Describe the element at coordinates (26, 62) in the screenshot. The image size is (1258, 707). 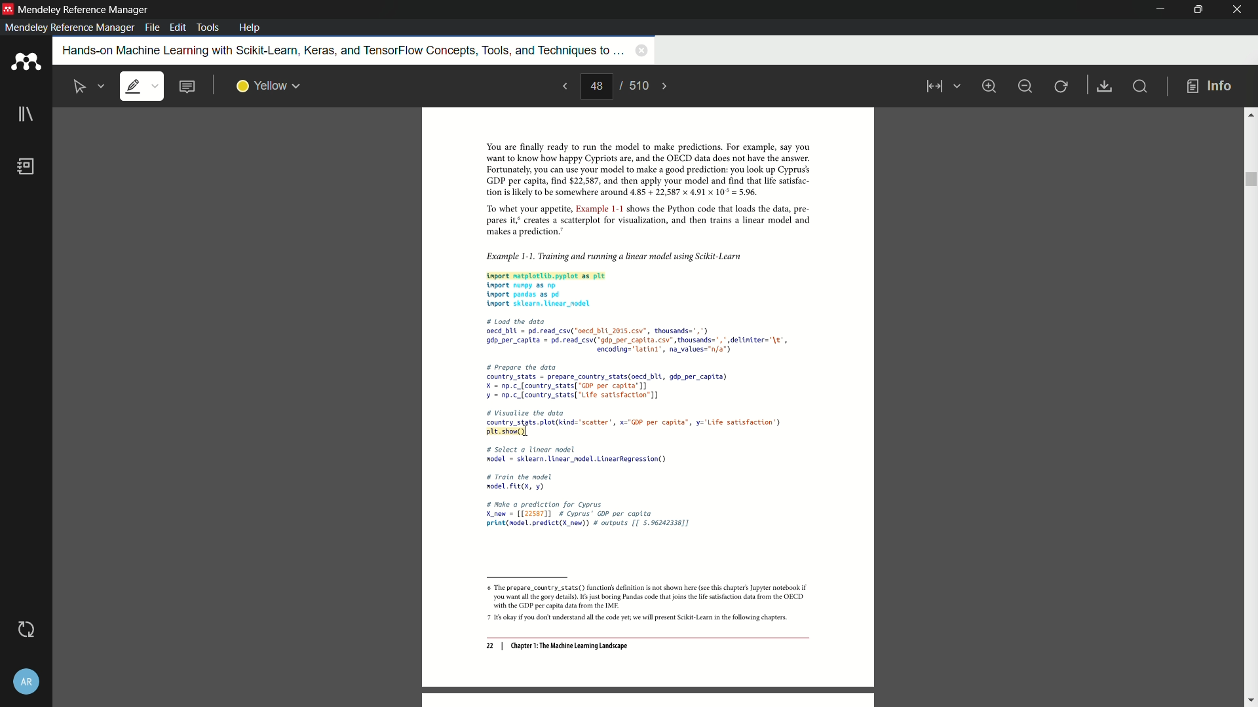
I see `app icon` at that location.